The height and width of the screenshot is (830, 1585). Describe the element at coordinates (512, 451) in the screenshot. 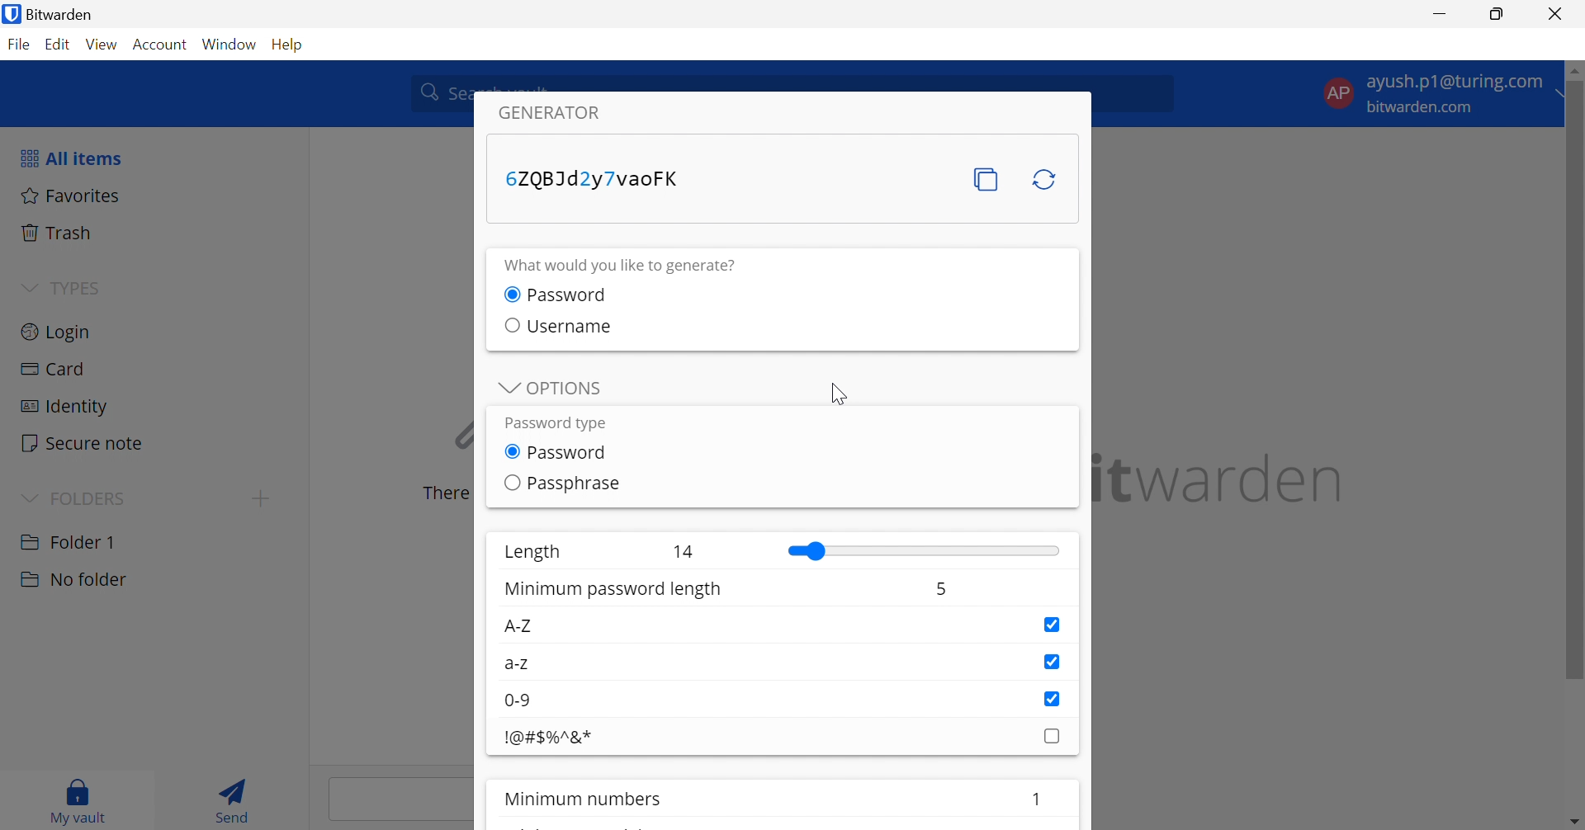

I see `Checkbox` at that location.